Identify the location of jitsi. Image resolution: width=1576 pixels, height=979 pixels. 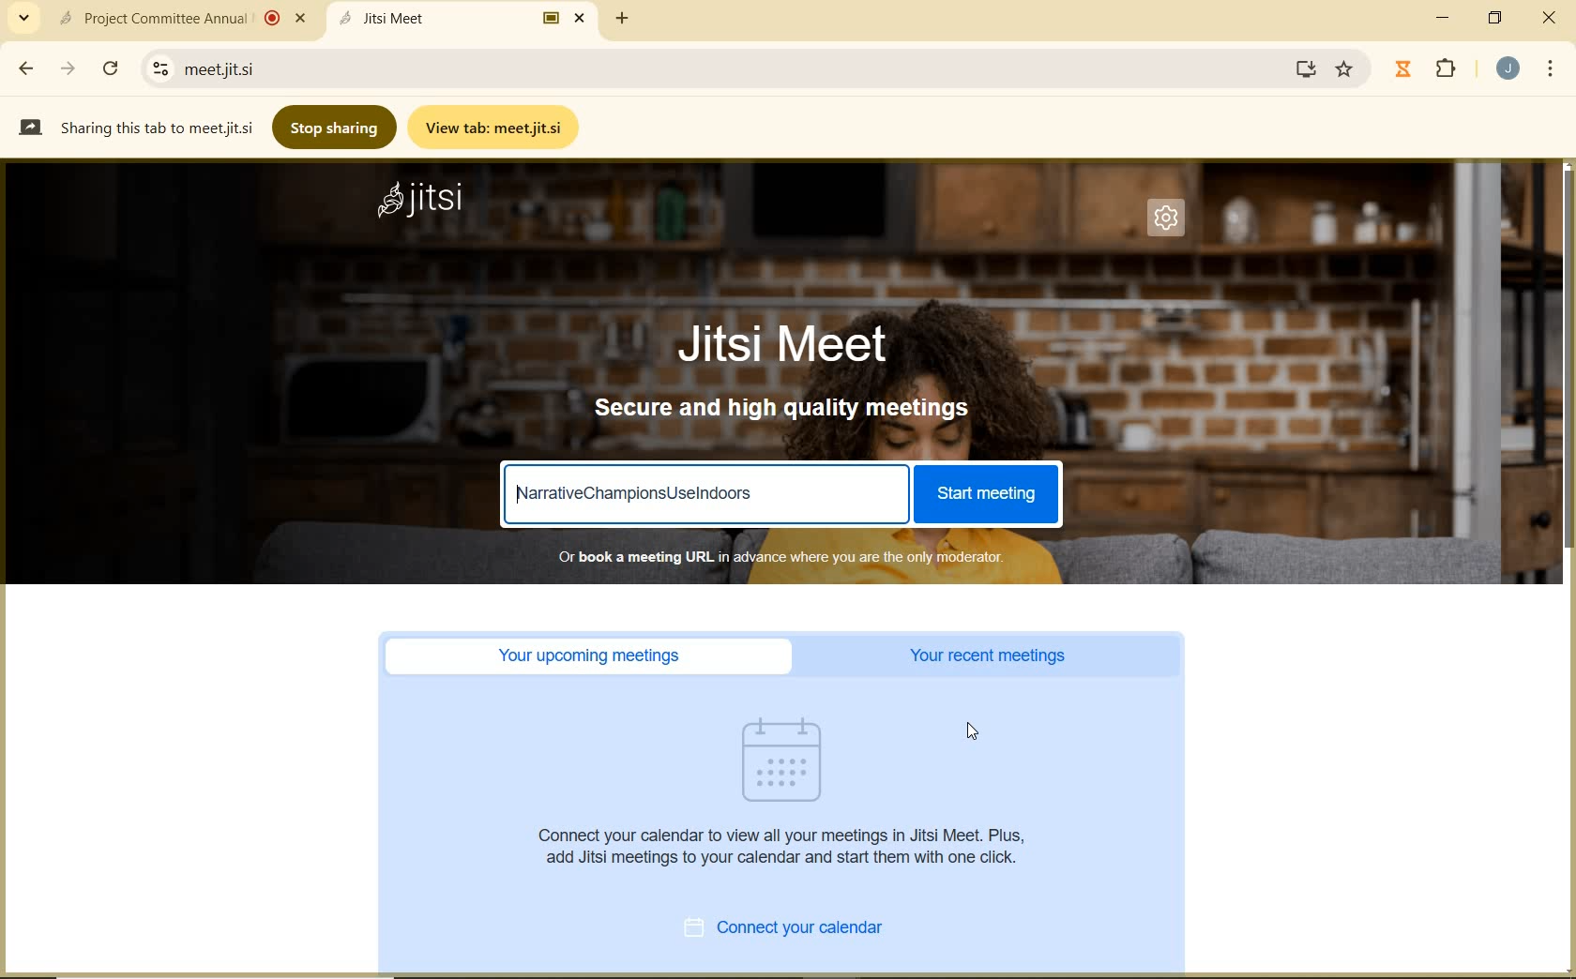
(422, 203).